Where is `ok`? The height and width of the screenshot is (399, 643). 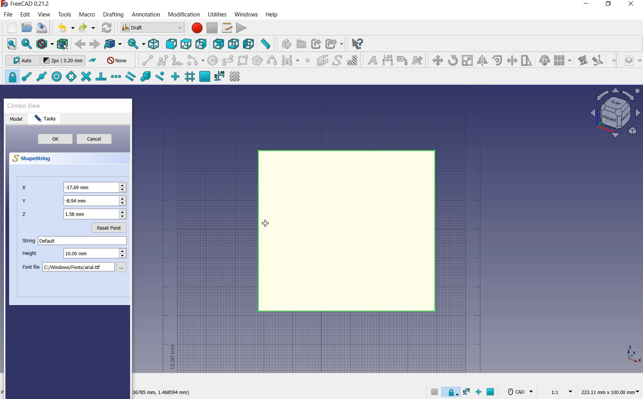
ok is located at coordinates (54, 139).